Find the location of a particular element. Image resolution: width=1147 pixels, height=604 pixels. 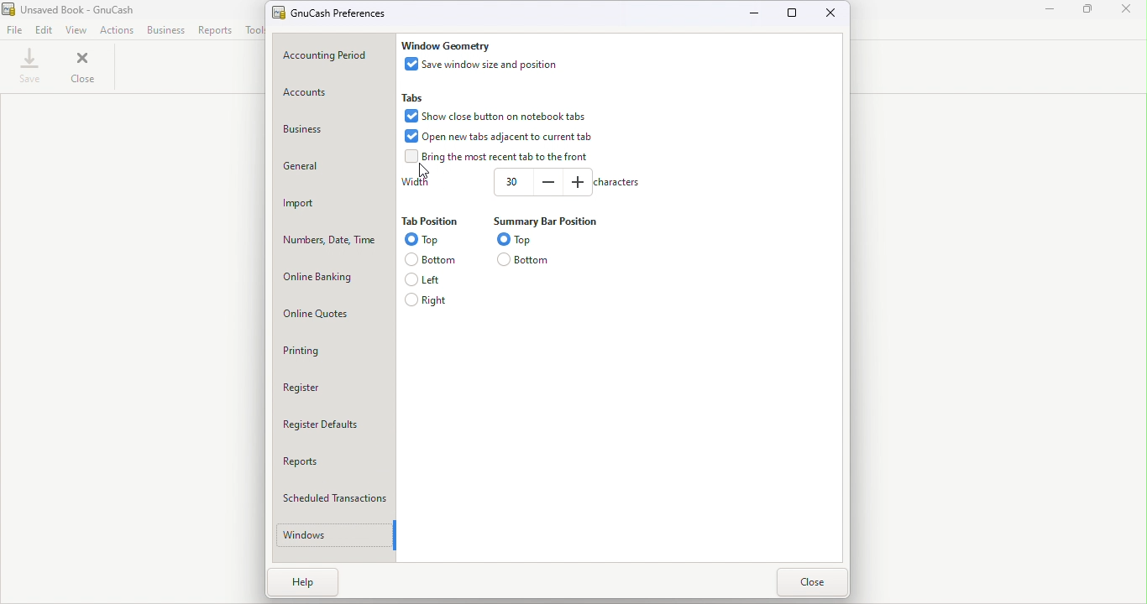

Right  is located at coordinates (427, 299).